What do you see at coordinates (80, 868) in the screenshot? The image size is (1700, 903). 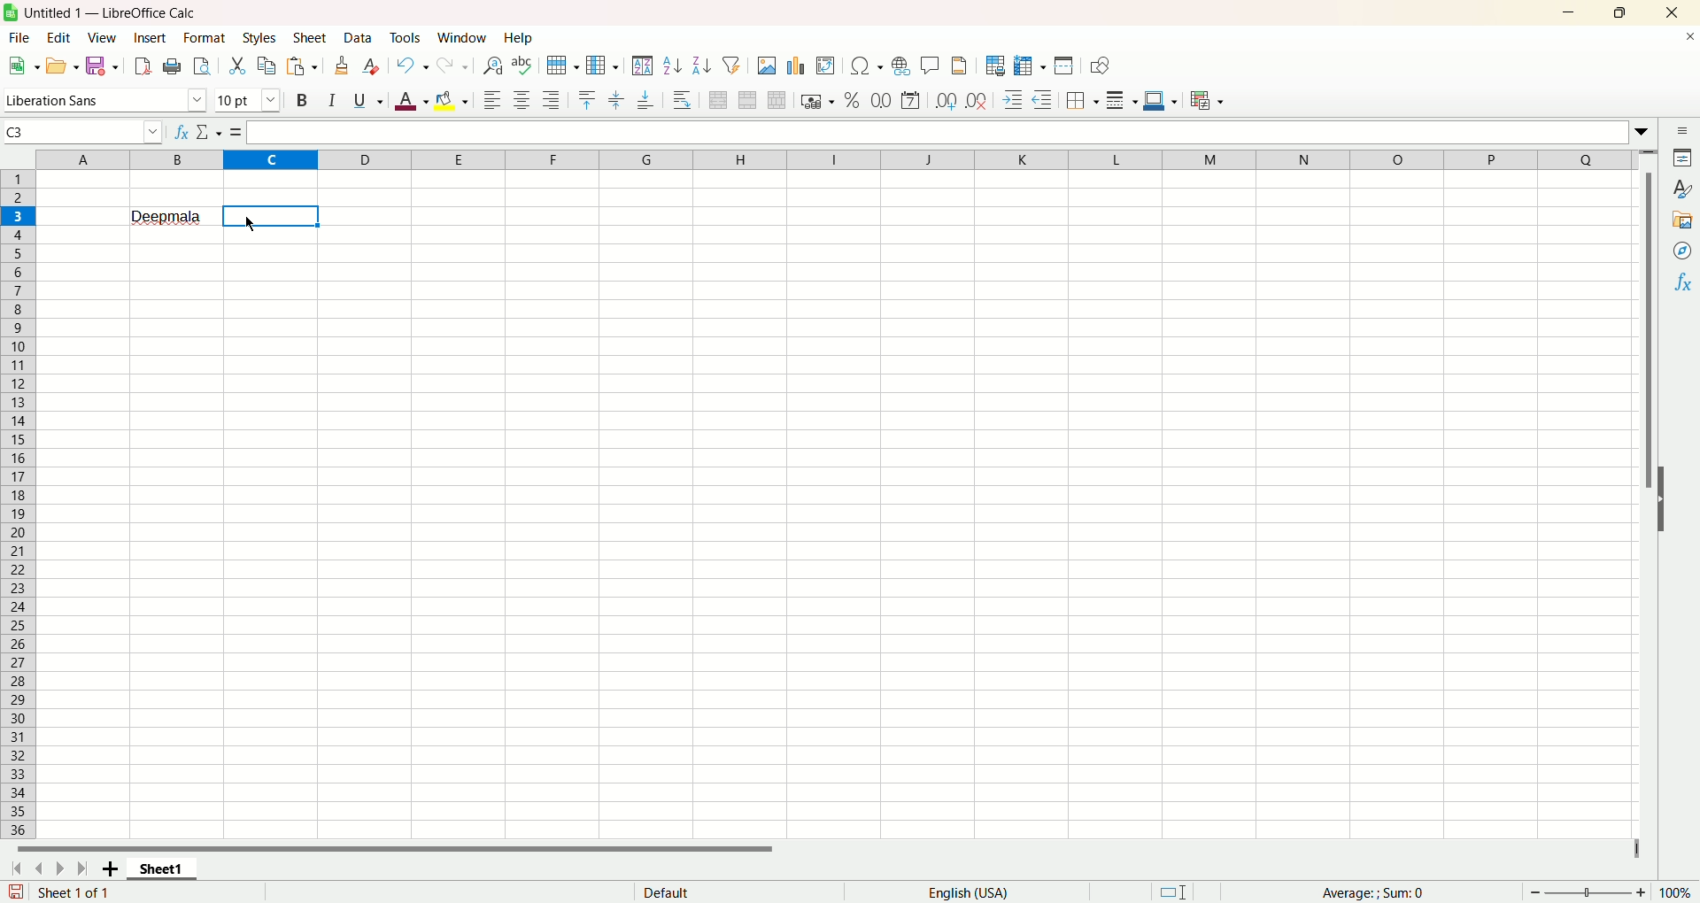 I see `goto last sheet` at bounding box center [80, 868].